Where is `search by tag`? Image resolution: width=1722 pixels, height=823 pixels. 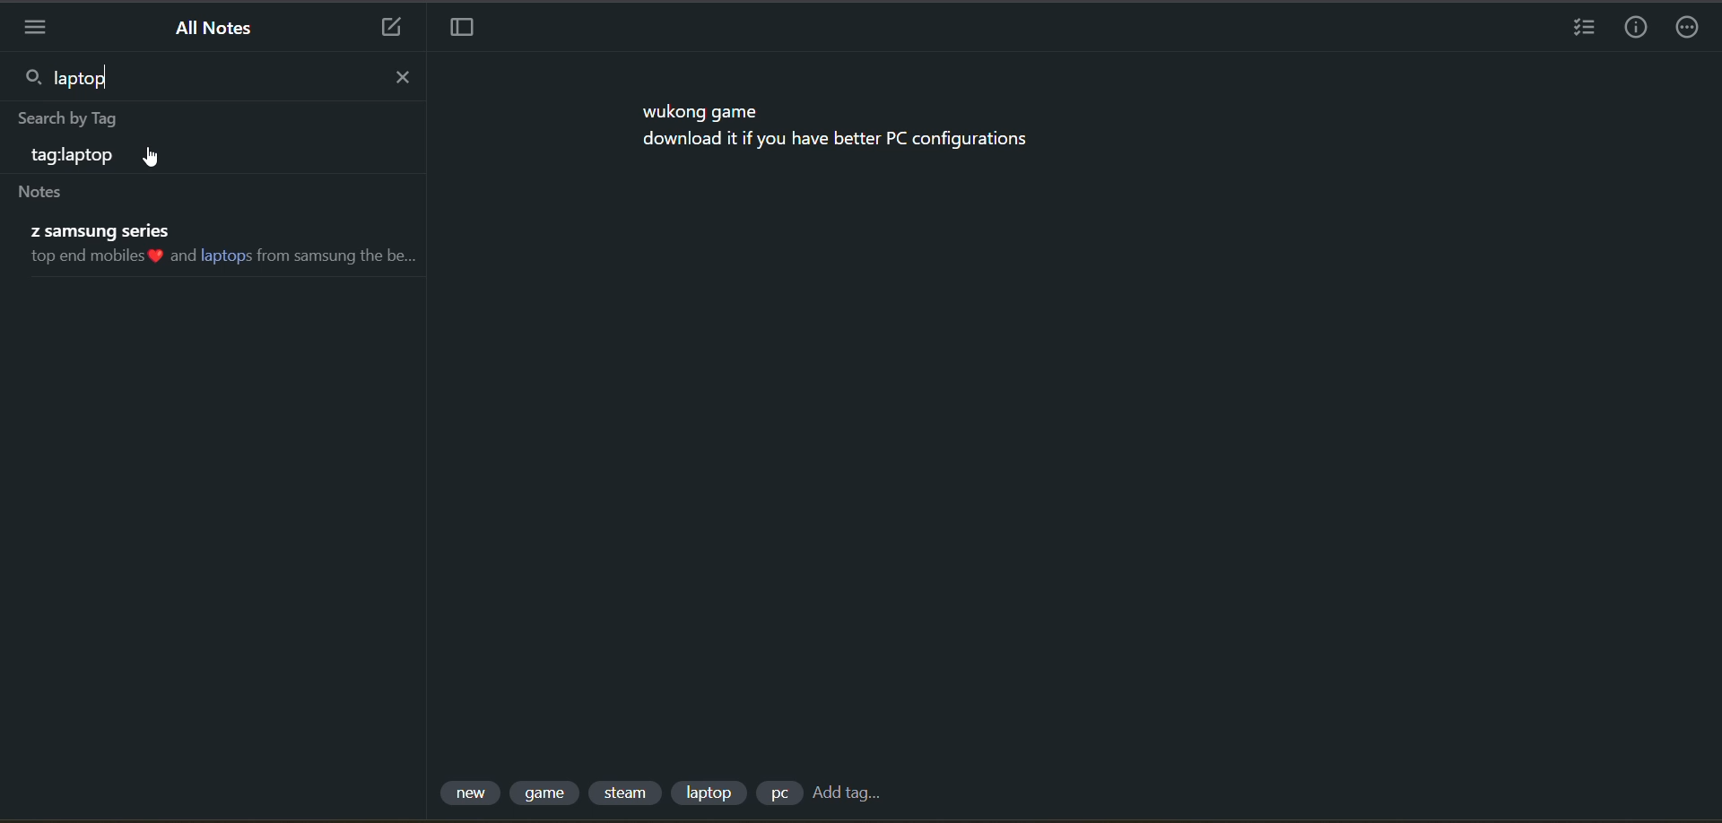
search by tag is located at coordinates (75, 119).